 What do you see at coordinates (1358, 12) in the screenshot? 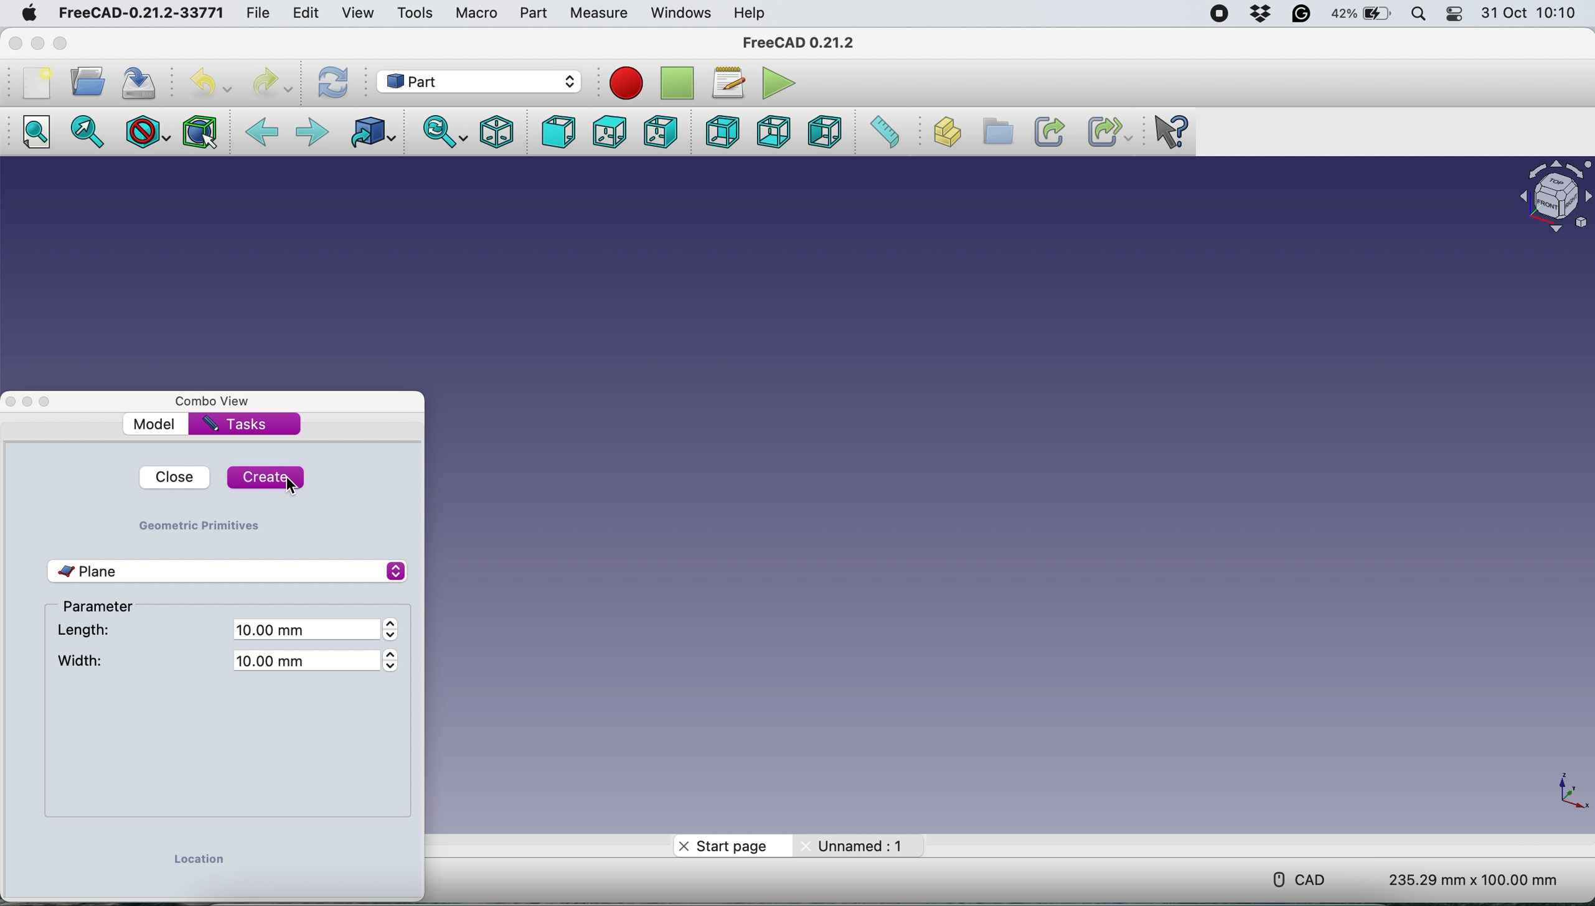
I see `Battery` at bounding box center [1358, 12].